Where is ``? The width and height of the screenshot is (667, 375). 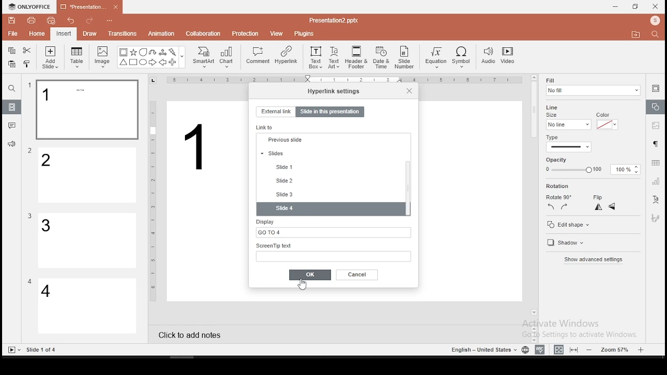  is located at coordinates (30, 216).